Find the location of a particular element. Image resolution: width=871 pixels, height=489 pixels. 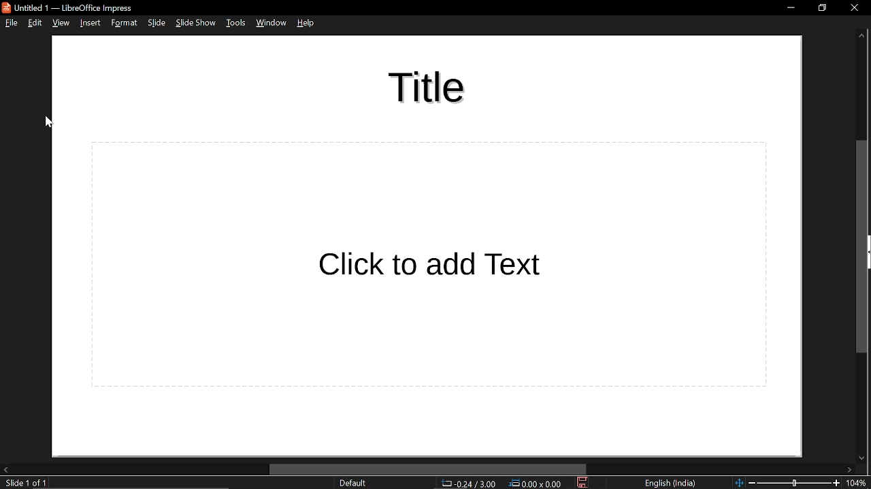

move left is located at coordinates (5, 470).